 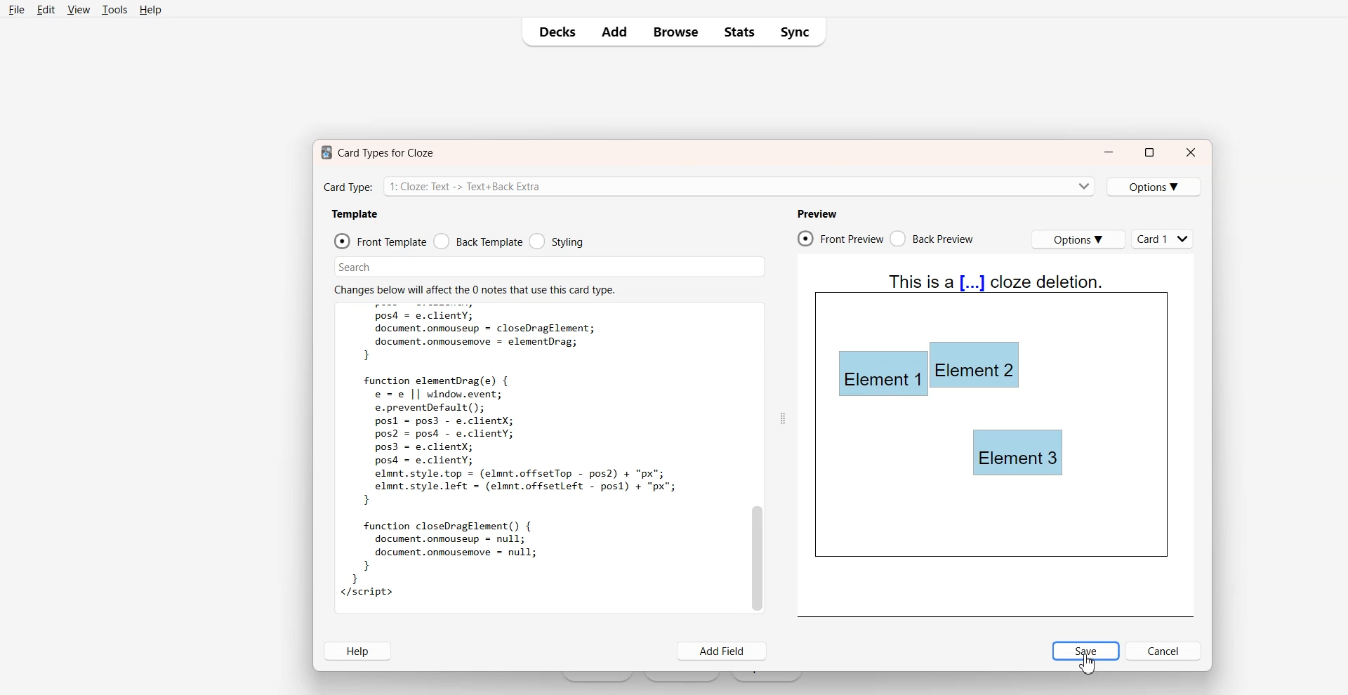 What do you see at coordinates (1086, 651) in the screenshot?
I see `Save` at bounding box center [1086, 651].